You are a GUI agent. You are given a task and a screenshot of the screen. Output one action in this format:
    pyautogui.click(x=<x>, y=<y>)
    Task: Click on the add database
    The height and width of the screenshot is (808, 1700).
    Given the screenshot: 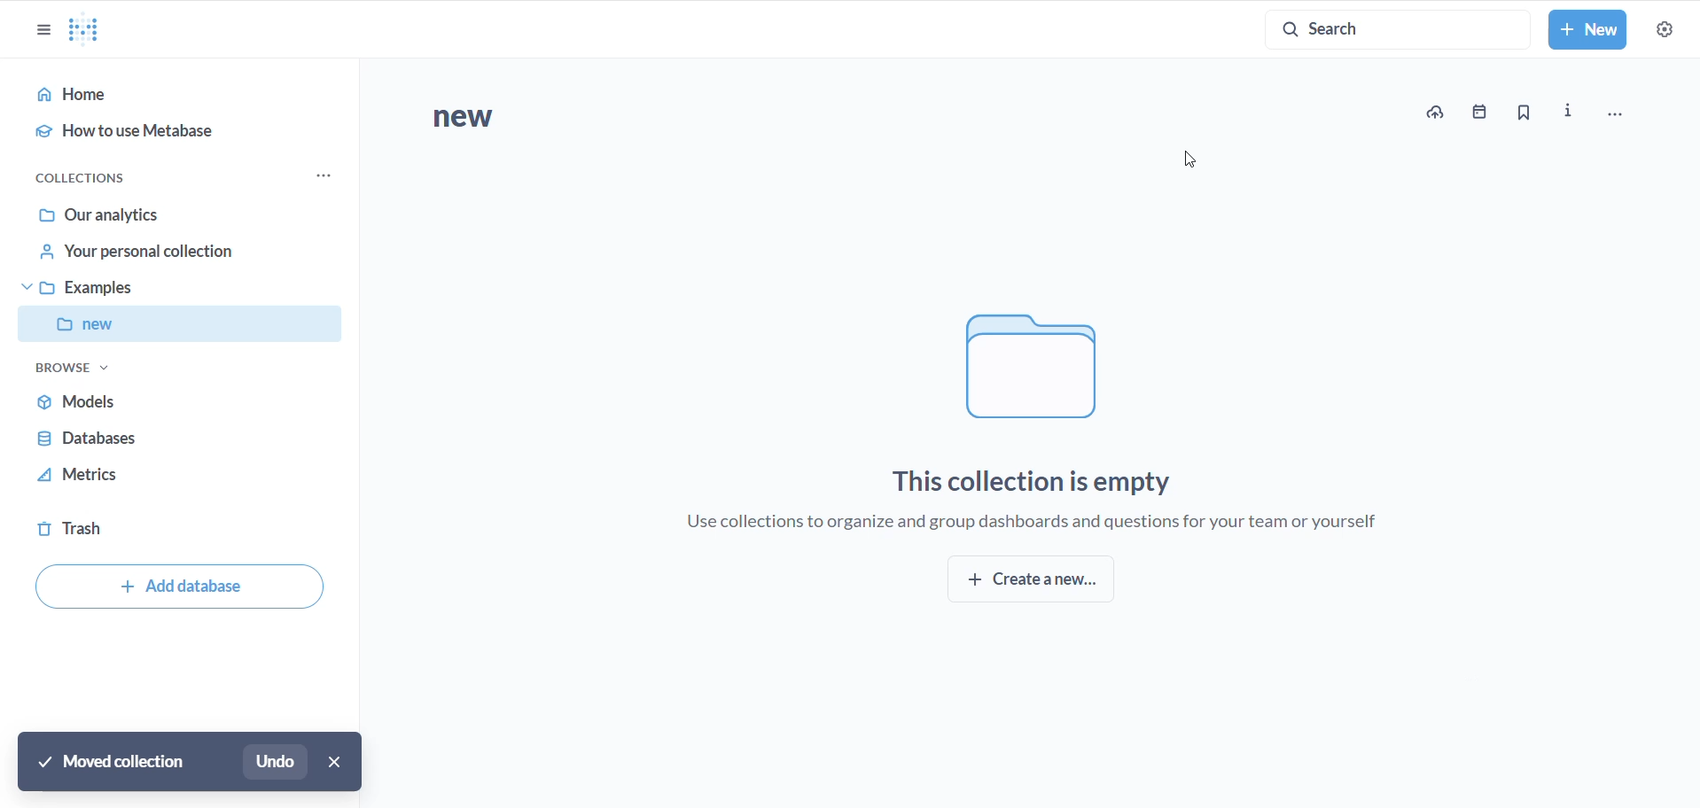 What is the action you would take?
    pyautogui.click(x=177, y=589)
    